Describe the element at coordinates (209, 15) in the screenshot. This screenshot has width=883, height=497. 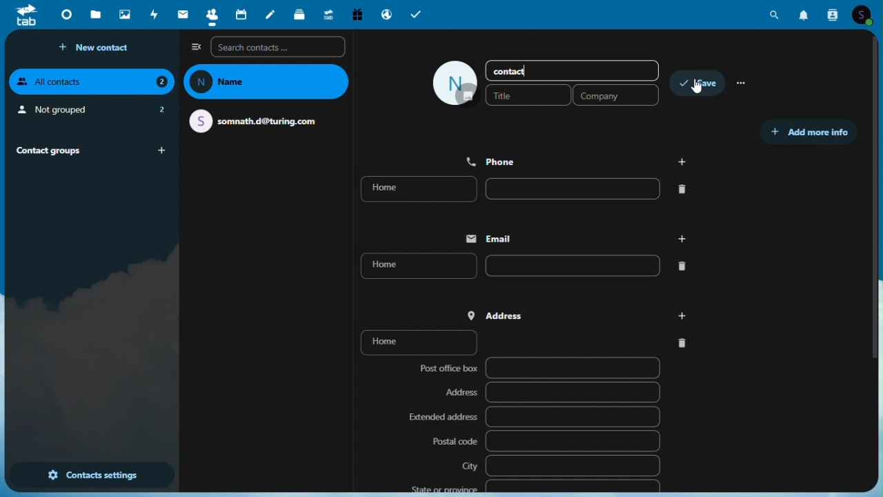
I see `Contacts` at that location.